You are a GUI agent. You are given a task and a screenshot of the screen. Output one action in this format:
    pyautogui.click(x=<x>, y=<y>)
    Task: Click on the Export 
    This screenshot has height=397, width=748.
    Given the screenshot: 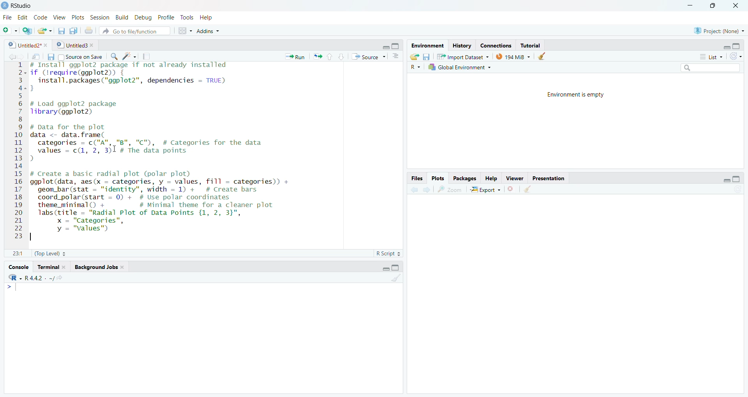 What is the action you would take?
    pyautogui.click(x=485, y=190)
    